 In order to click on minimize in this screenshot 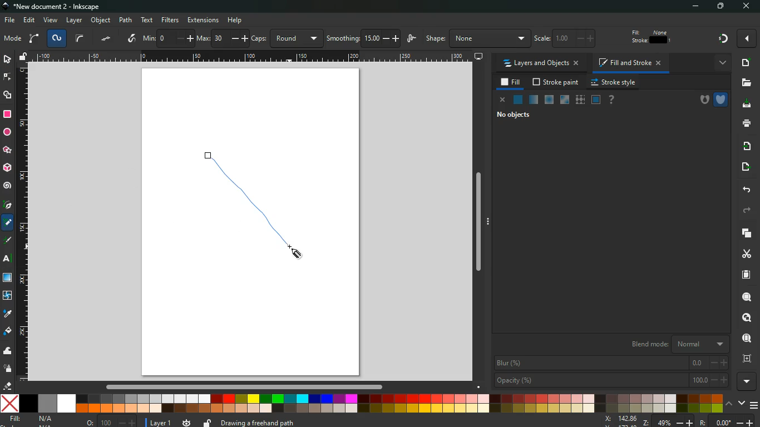, I will do `click(692, 7)`.